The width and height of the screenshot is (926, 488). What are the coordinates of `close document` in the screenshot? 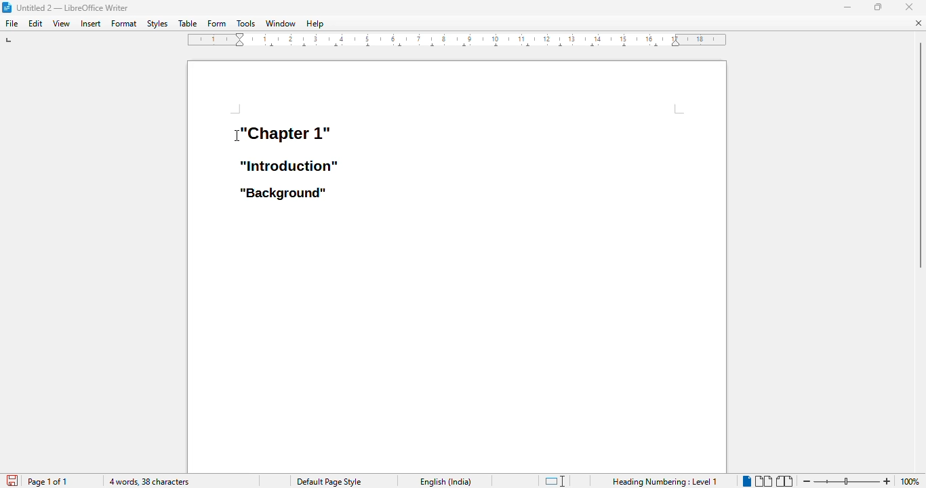 It's located at (918, 23).